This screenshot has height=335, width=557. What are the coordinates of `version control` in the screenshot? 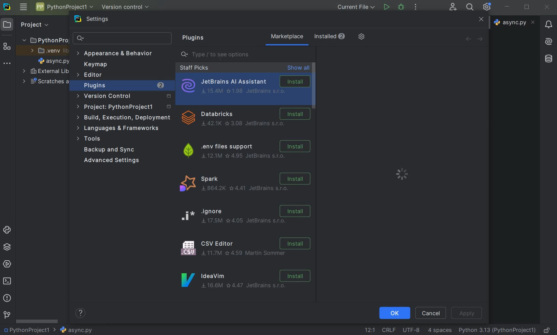 It's located at (124, 97).